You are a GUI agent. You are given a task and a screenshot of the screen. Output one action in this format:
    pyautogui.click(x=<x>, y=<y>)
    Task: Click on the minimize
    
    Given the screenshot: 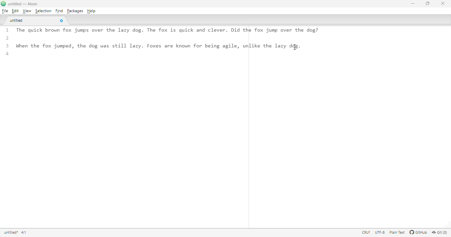 What is the action you would take?
    pyautogui.click(x=412, y=4)
    